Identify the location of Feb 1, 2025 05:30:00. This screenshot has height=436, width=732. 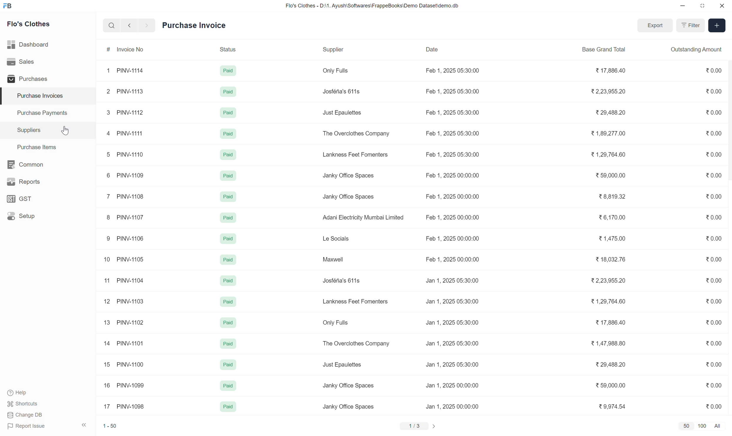
(452, 112).